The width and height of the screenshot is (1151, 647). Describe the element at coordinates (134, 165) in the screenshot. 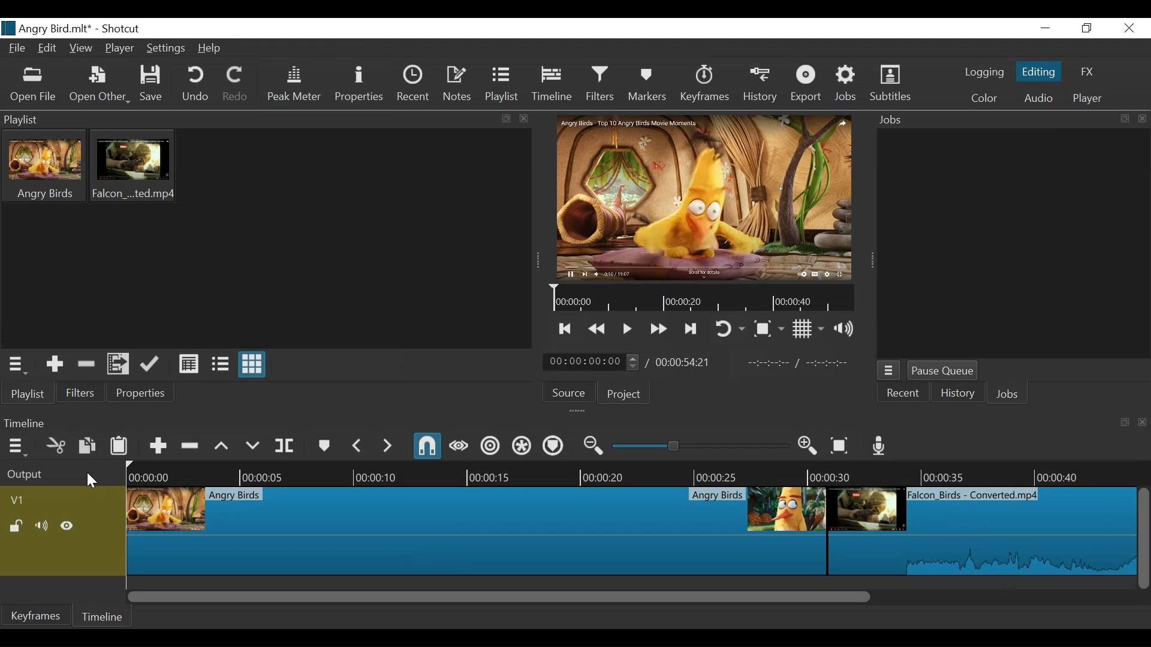

I see `Clip` at that location.